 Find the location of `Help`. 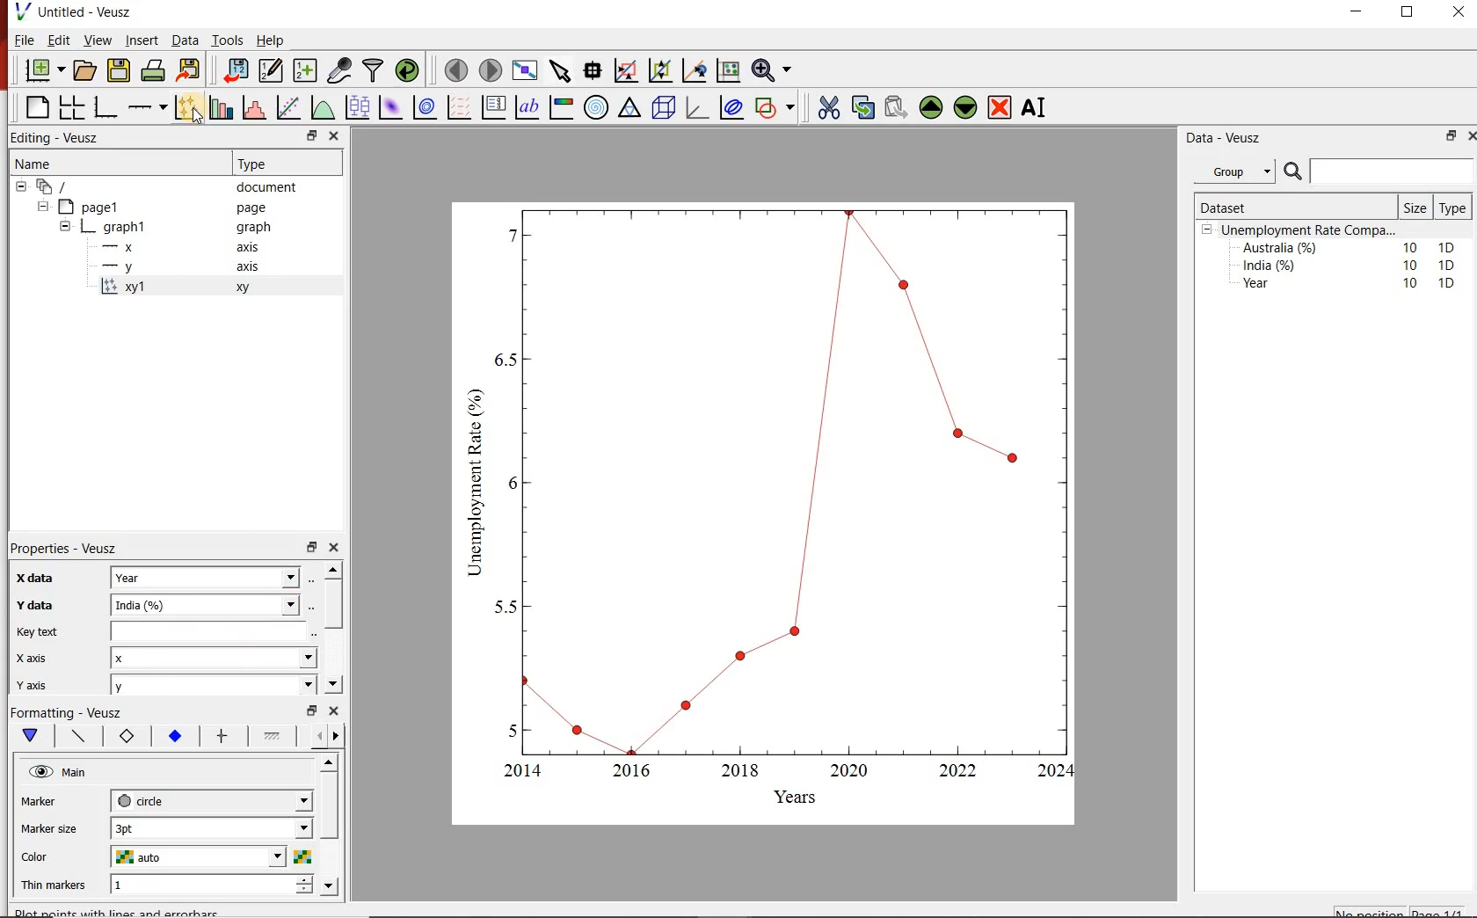

Help is located at coordinates (271, 40).